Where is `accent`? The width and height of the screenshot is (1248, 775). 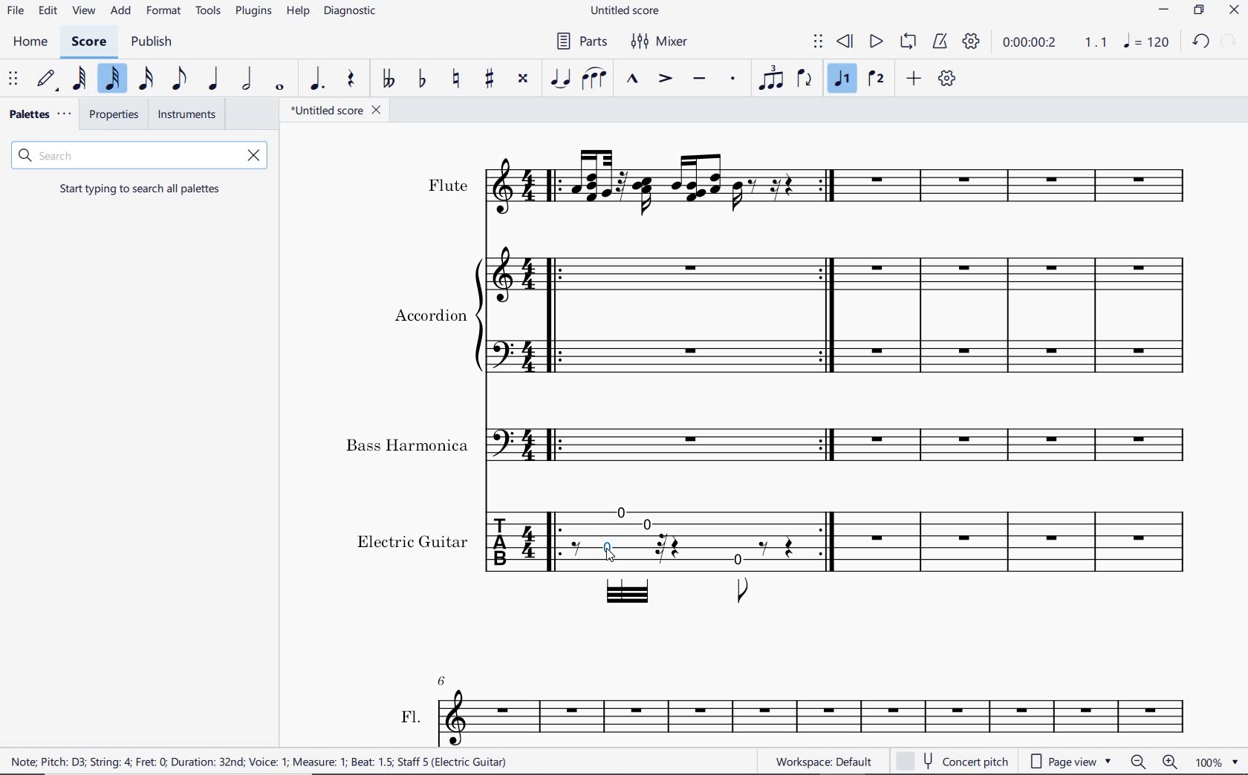 accent is located at coordinates (663, 78).